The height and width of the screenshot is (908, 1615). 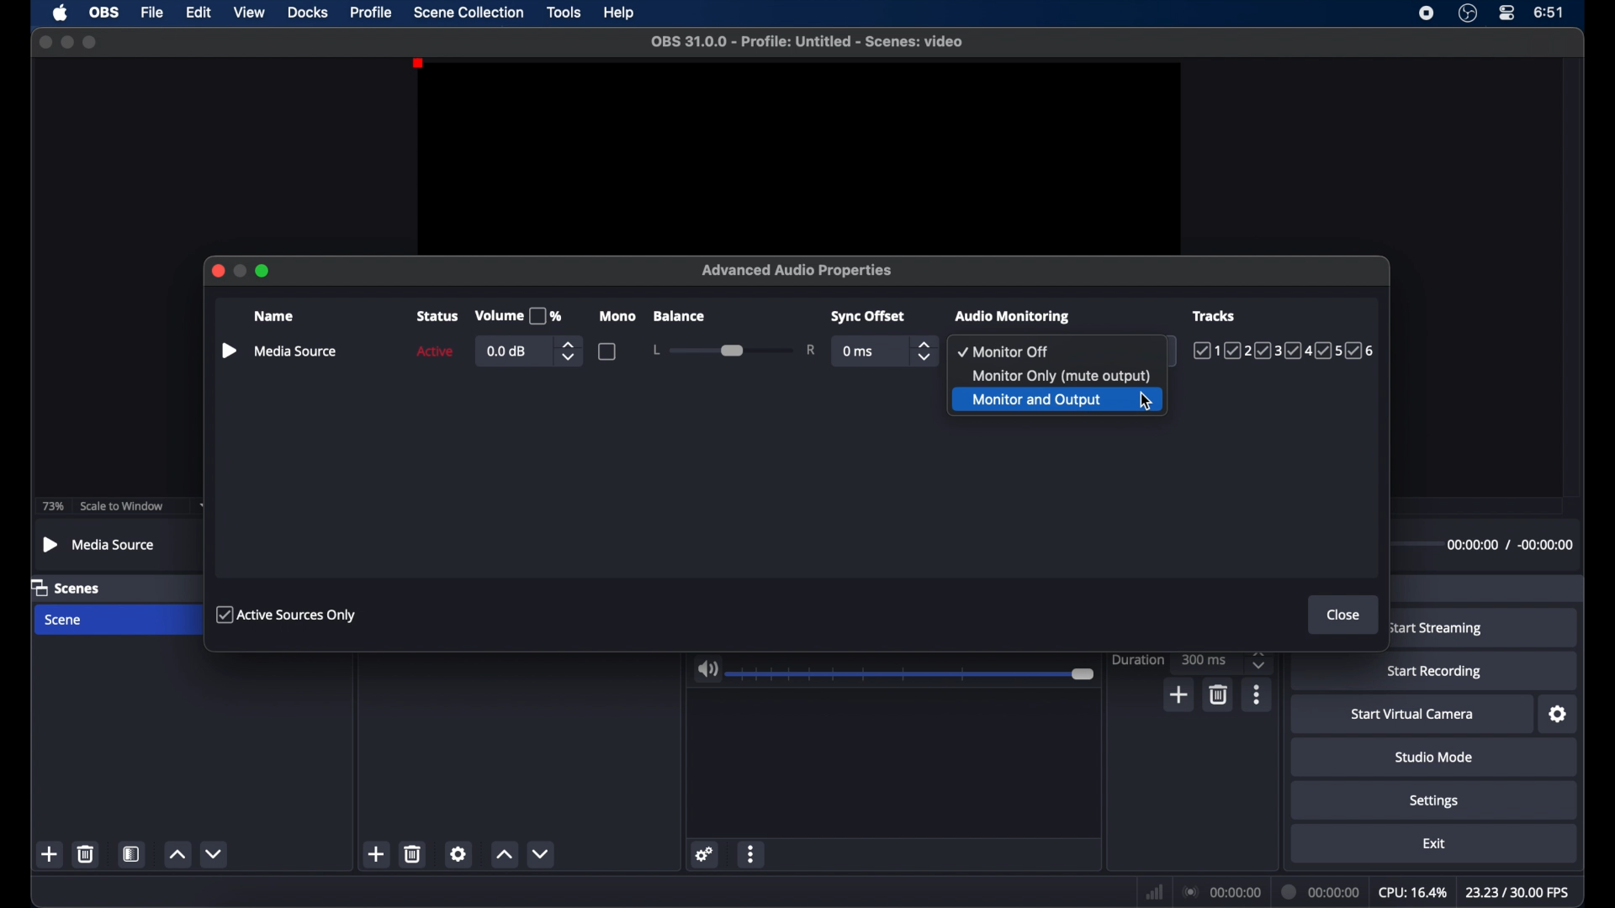 I want to click on tracks, so click(x=1284, y=351).